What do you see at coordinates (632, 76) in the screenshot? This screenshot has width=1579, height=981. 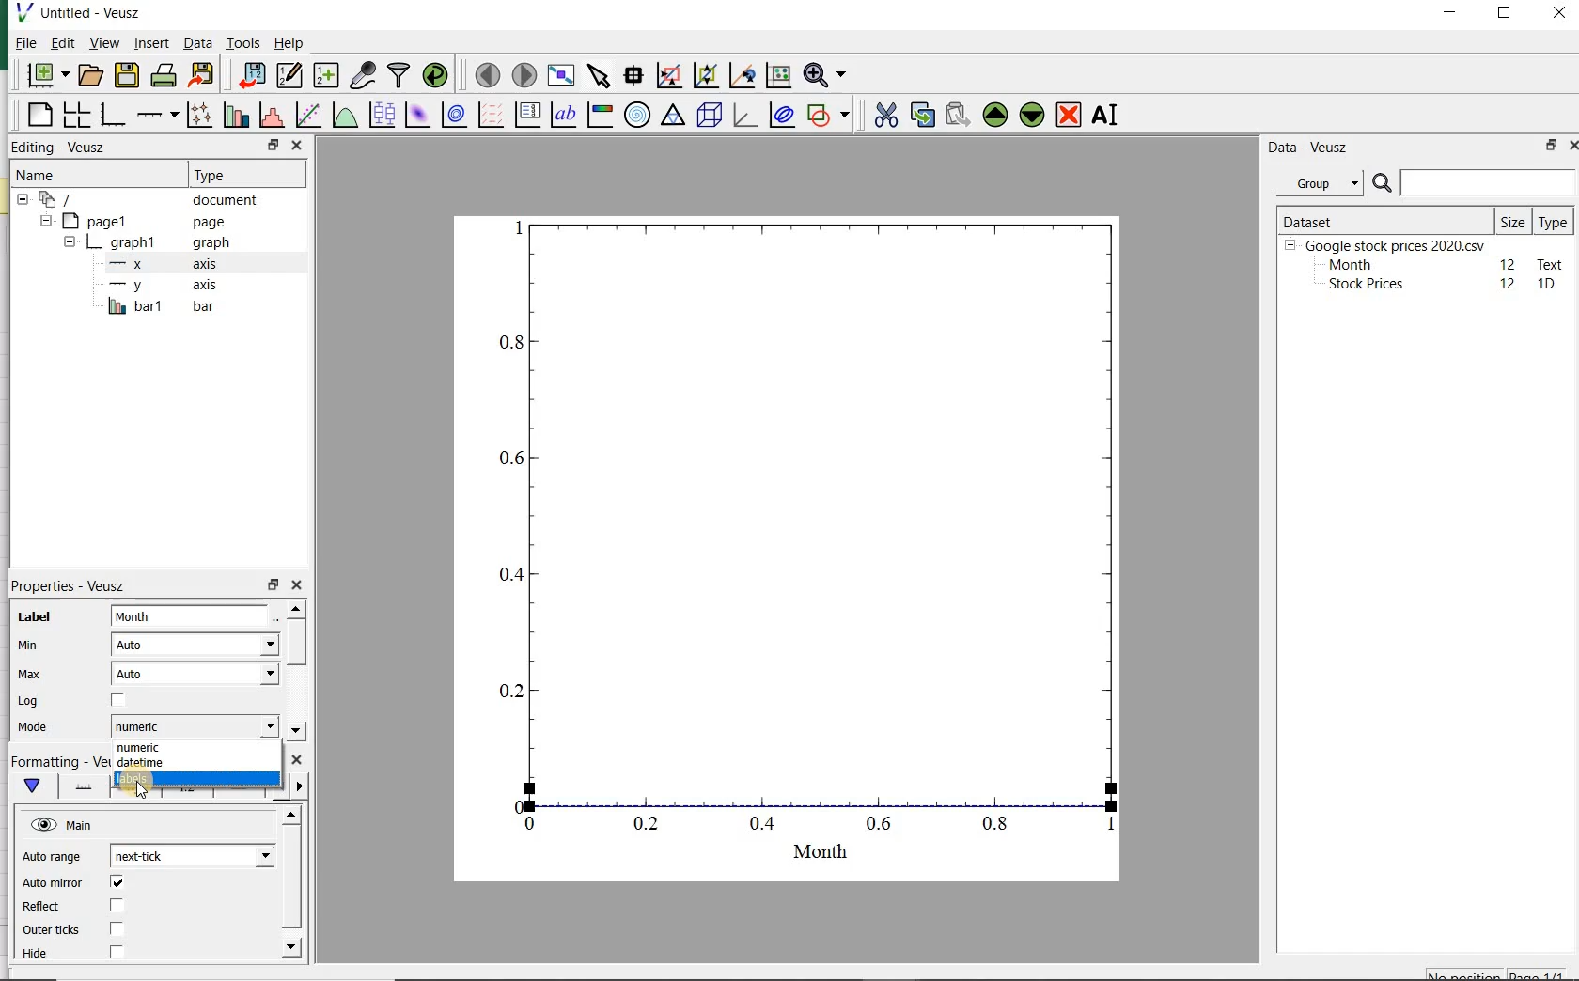 I see `read data points on the graph` at bounding box center [632, 76].